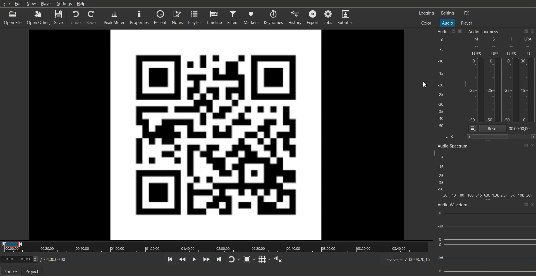 This screenshot has width=536, height=276. Describe the element at coordinates (526, 204) in the screenshot. I see `Maximize` at that location.